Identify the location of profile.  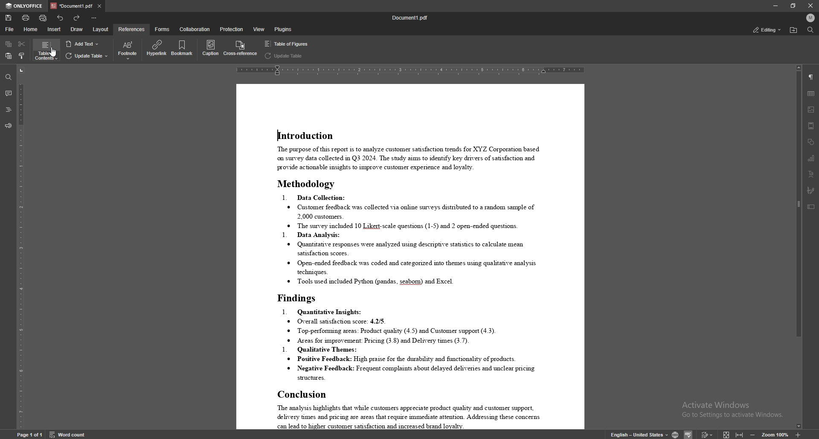
(811, 18).